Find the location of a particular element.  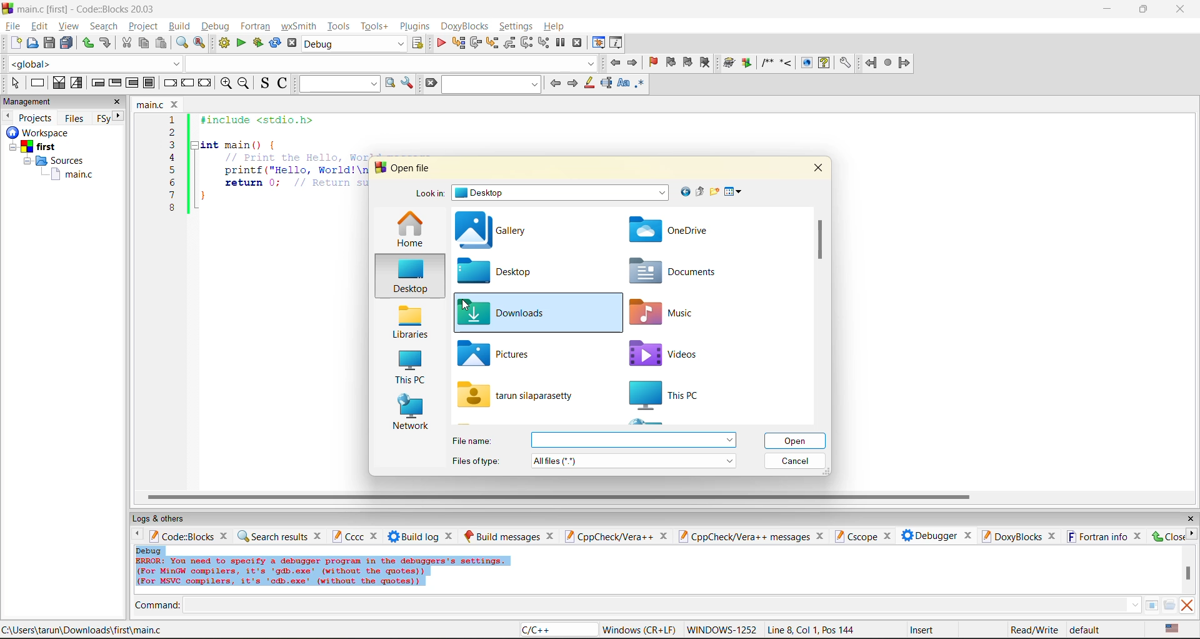

cppcheck/vera++ is located at coordinates (607, 537).